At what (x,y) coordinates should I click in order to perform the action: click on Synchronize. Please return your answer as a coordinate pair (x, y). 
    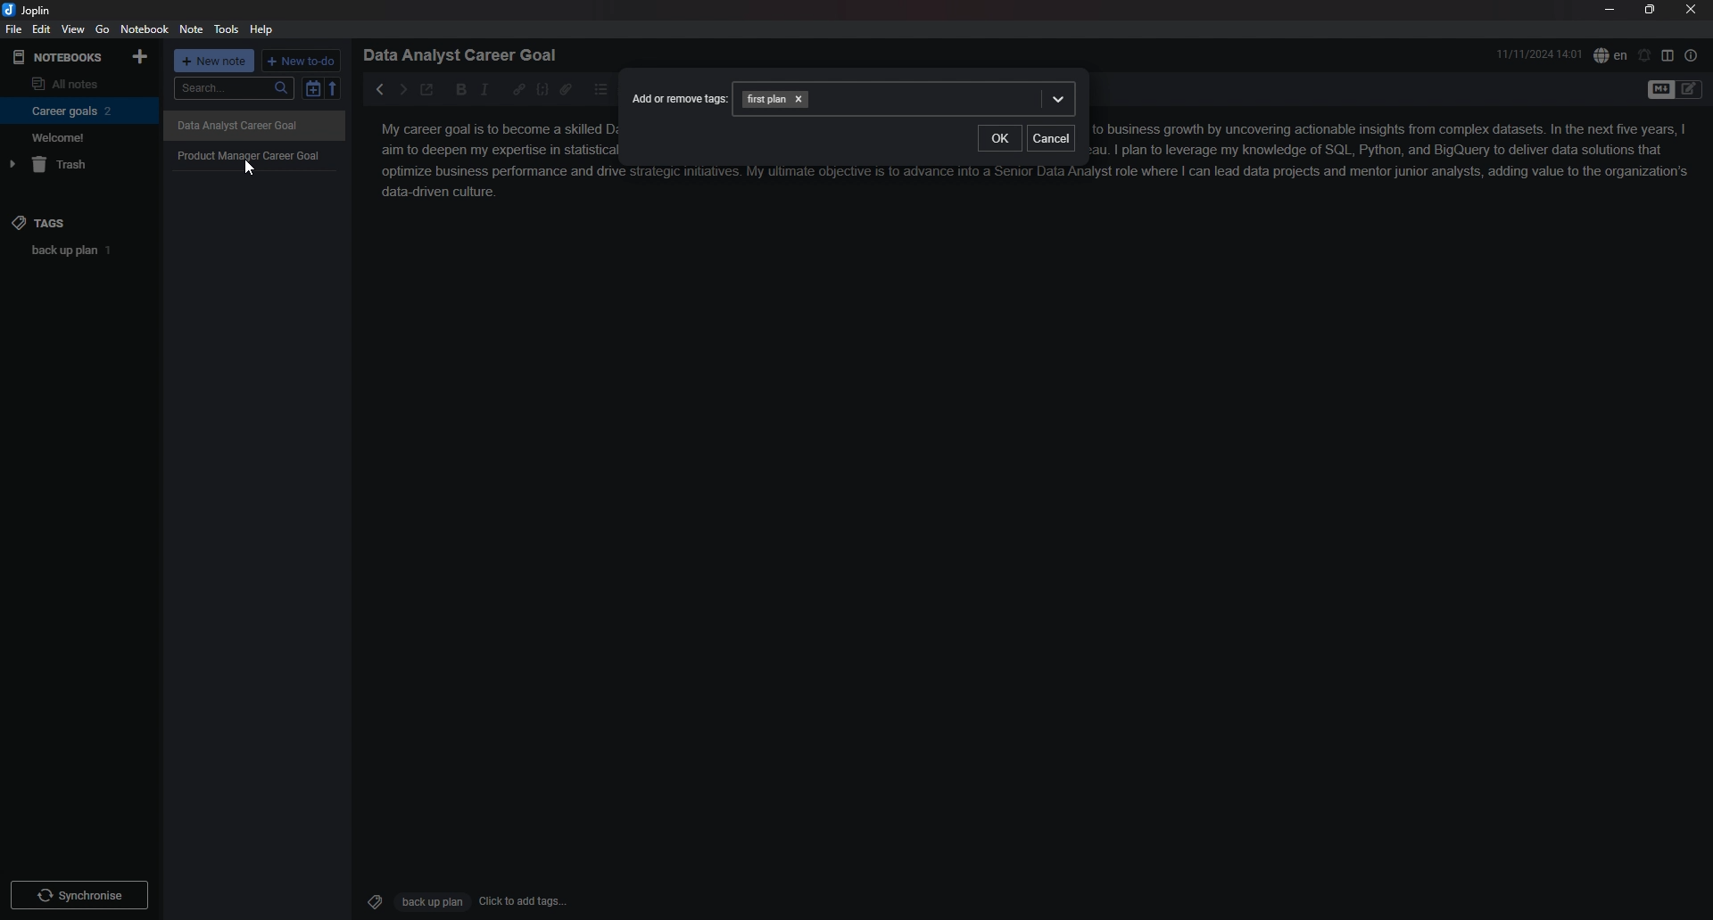
    Looking at the image, I should click on (80, 894).